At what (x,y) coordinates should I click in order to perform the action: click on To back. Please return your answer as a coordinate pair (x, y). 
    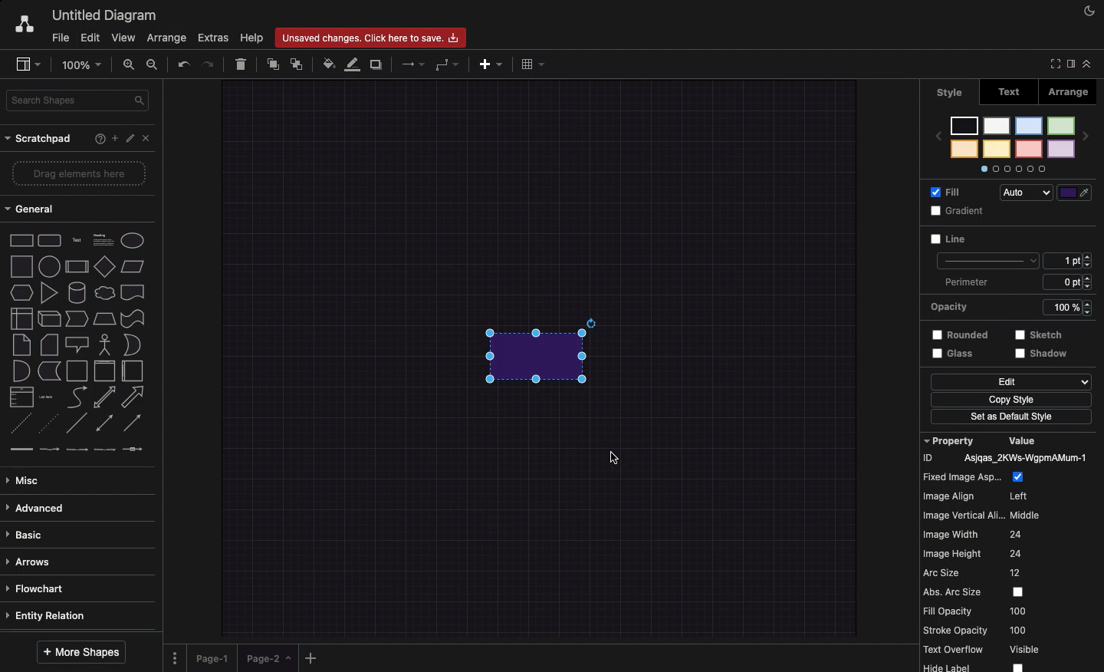
    Looking at the image, I should click on (300, 64).